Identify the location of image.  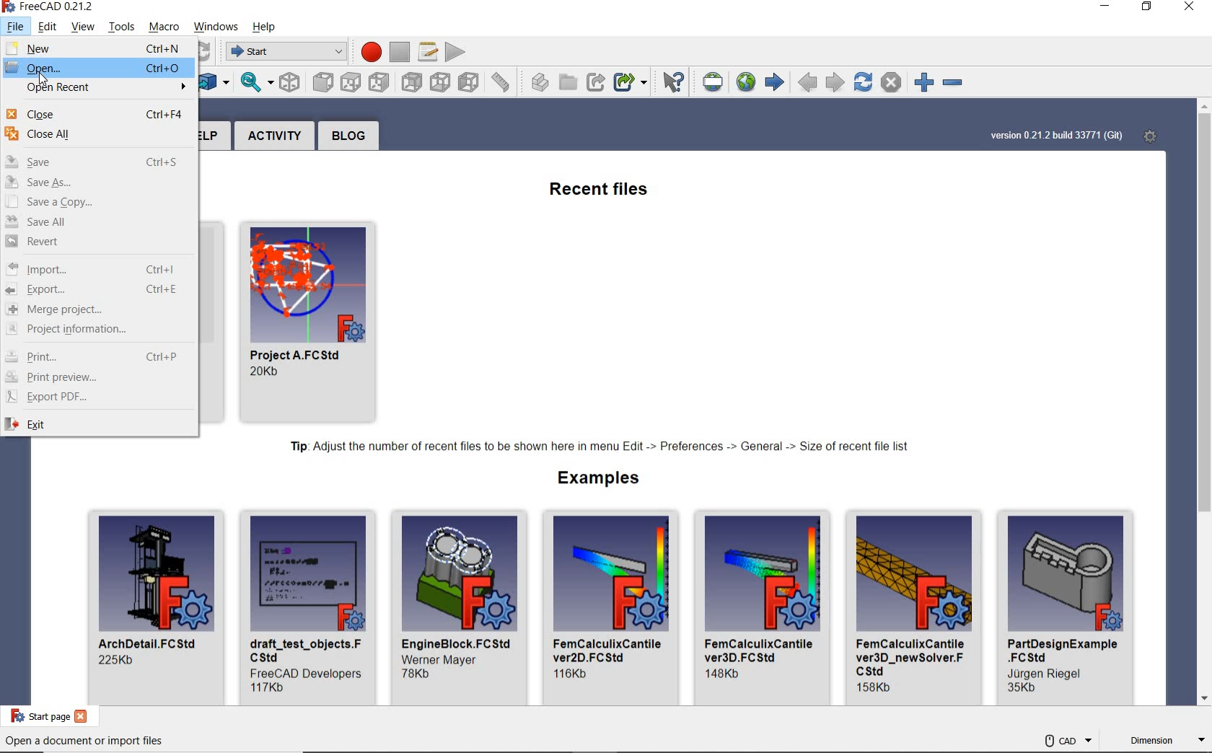
(309, 573).